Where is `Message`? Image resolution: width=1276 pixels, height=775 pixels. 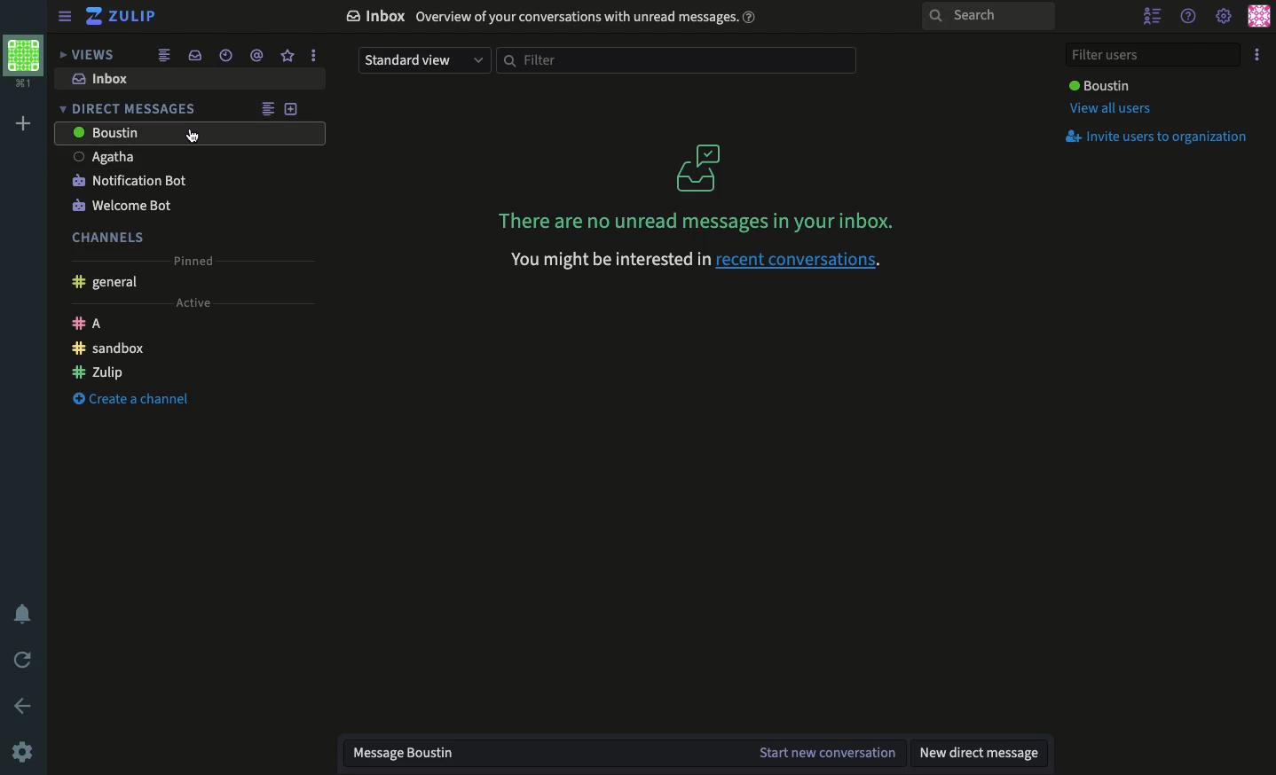
Message is located at coordinates (626, 753).